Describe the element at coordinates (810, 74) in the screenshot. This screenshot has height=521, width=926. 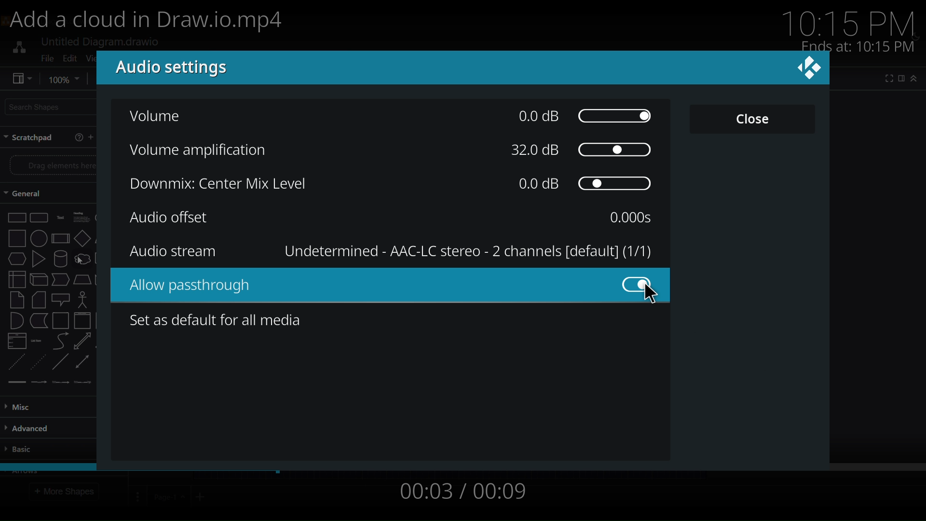
I see `close dialog` at that location.